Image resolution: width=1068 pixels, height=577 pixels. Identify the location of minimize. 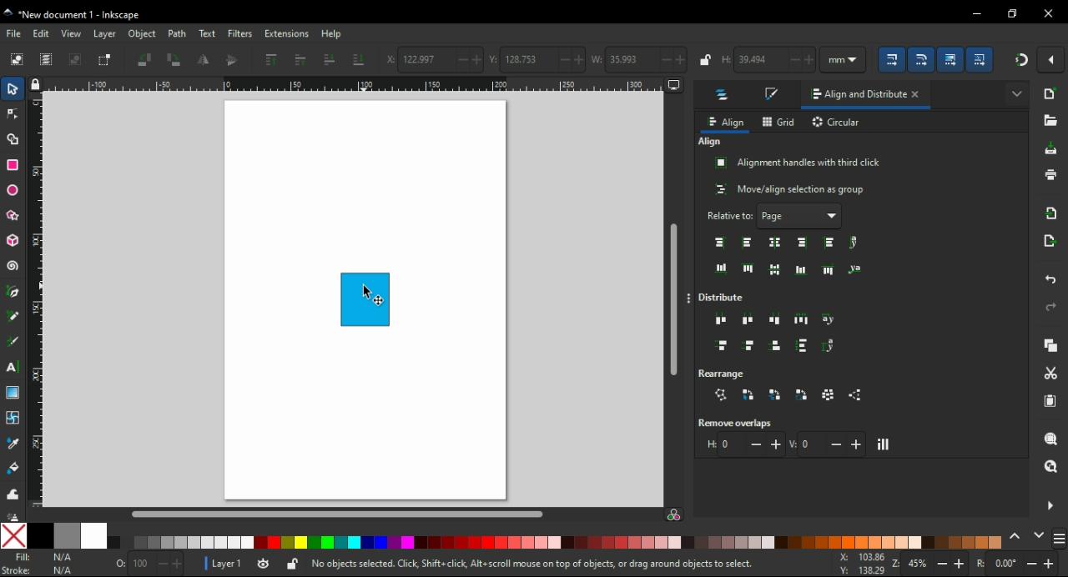
(975, 14).